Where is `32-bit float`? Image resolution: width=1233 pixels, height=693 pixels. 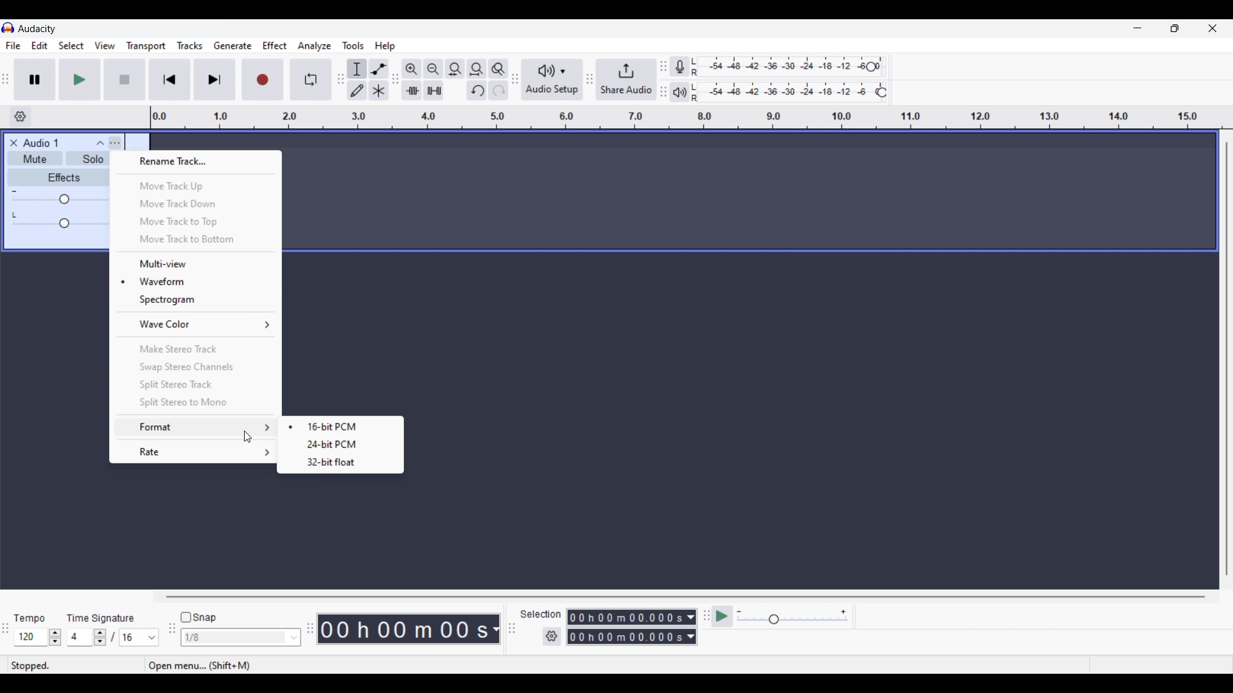
32-bit float is located at coordinates (328, 464).